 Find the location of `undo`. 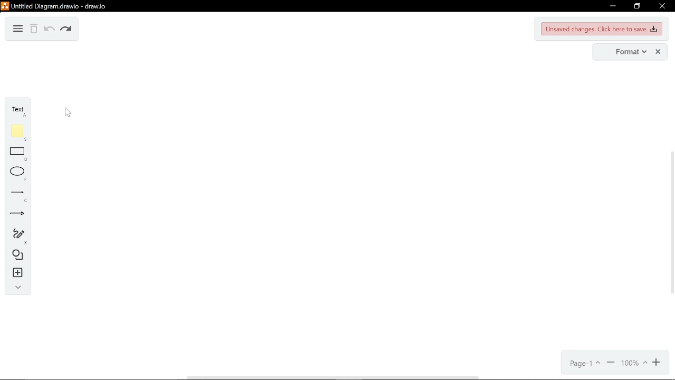

undo is located at coordinates (50, 29).